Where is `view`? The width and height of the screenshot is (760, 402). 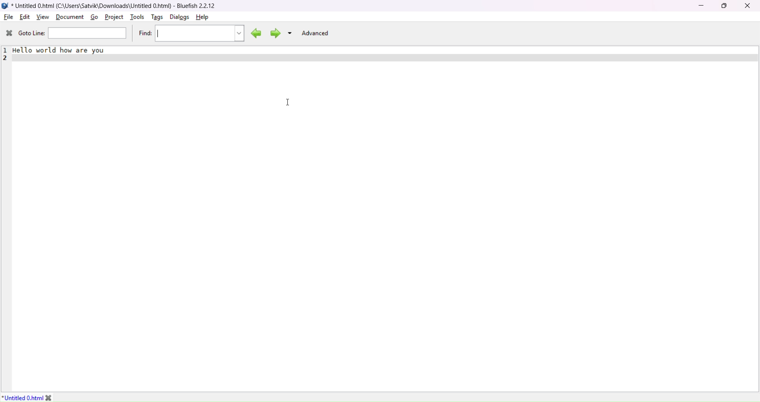
view is located at coordinates (42, 16).